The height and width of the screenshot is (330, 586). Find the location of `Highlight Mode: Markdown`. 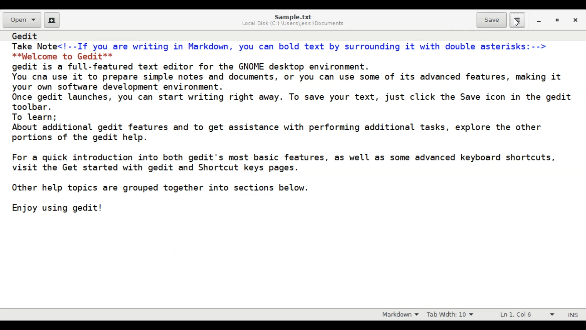

Highlight Mode: Markdown is located at coordinates (403, 314).